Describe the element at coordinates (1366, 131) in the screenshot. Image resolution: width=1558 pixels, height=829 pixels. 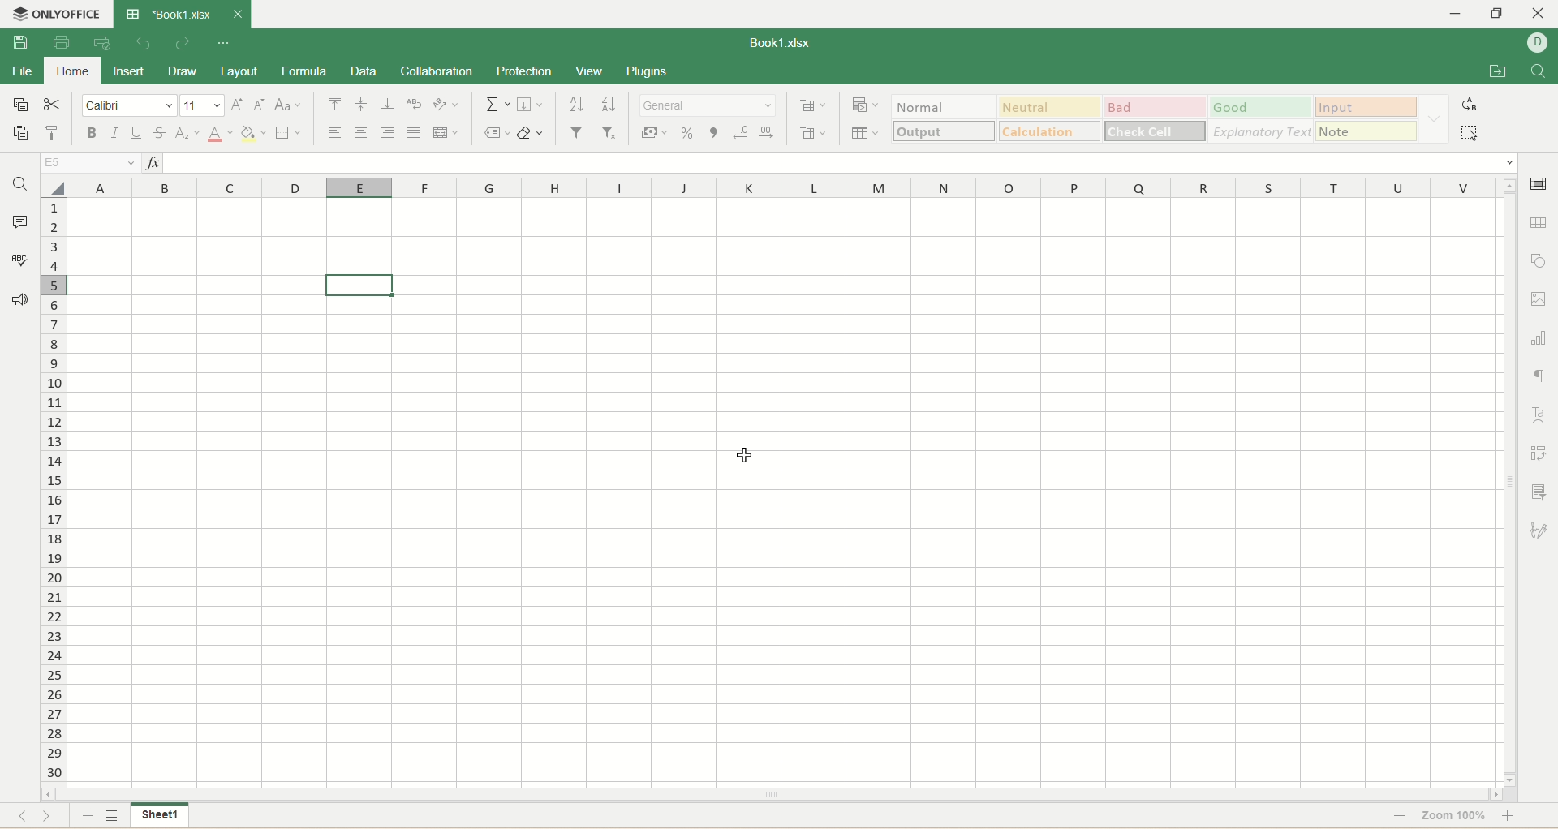
I see `note` at that location.